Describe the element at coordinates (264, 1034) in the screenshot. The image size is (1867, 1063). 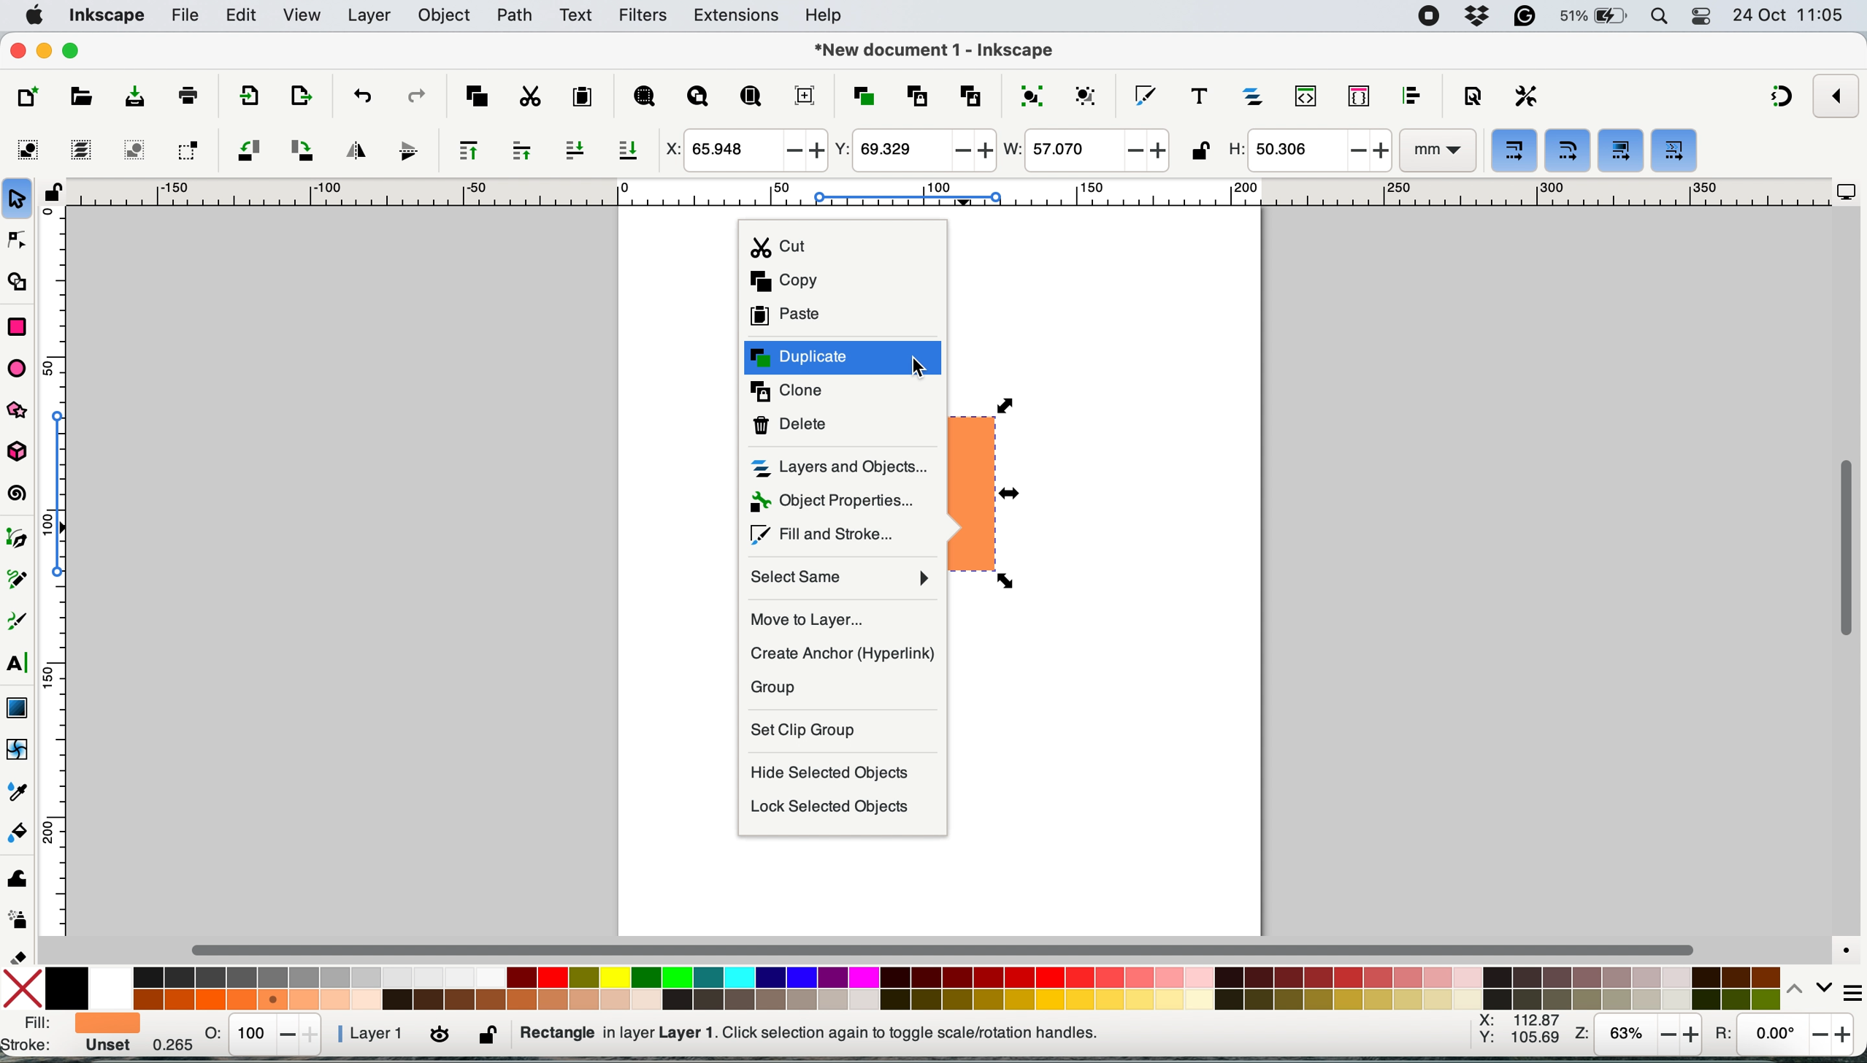
I see `stats` at that location.